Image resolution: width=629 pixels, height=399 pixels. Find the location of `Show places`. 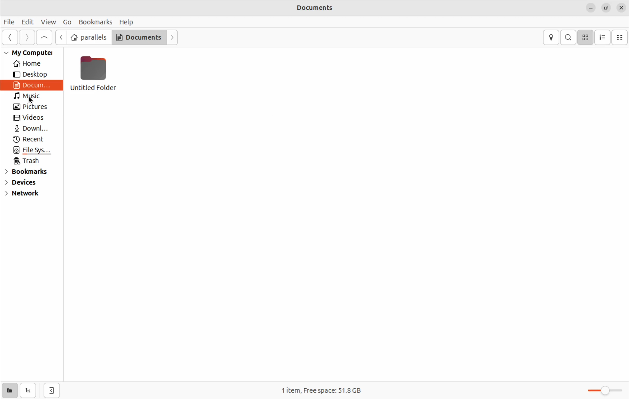

Show places is located at coordinates (9, 391).